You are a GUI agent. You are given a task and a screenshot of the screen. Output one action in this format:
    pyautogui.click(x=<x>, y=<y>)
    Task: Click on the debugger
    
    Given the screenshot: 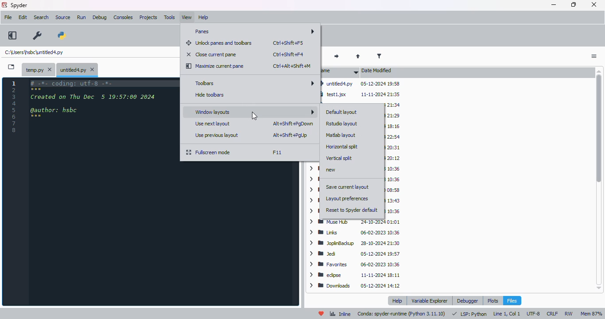 What is the action you would take?
    pyautogui.click(x=467, y=301)
    